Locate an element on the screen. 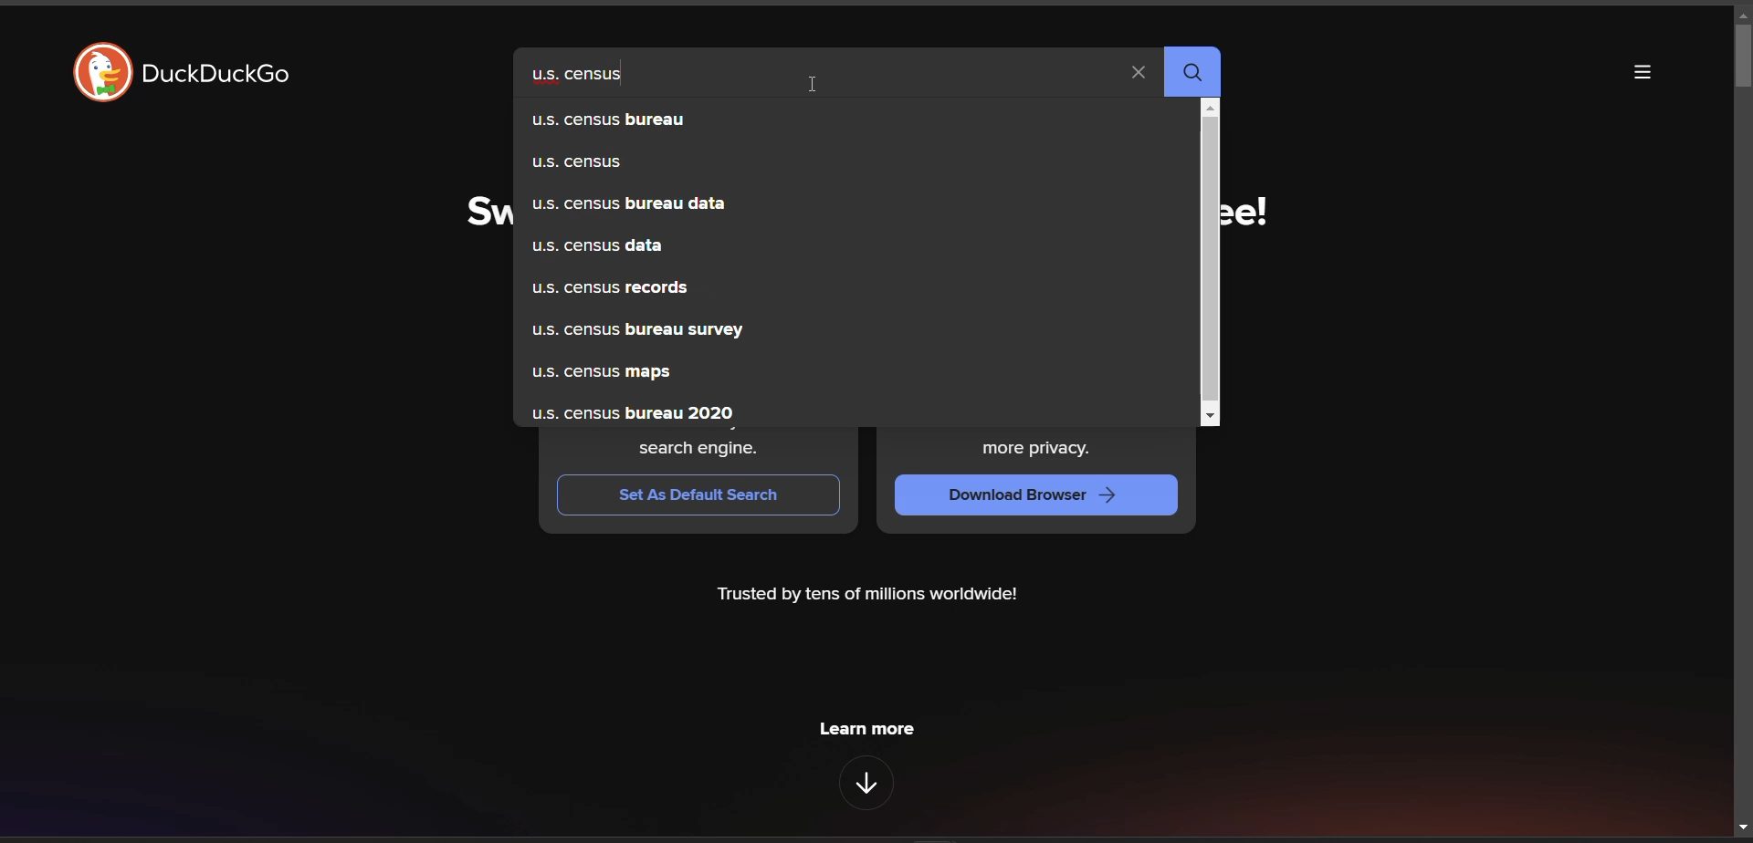 This screenshot has width=1753, height=843. u.s. census records is located at coordinates (835, 286).